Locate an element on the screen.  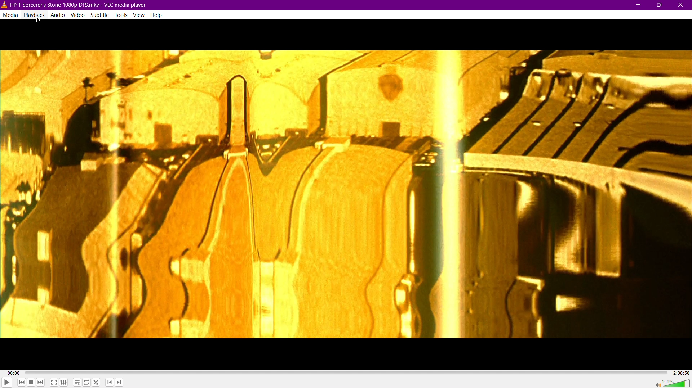
Playback is located at coordinates (34, 14).